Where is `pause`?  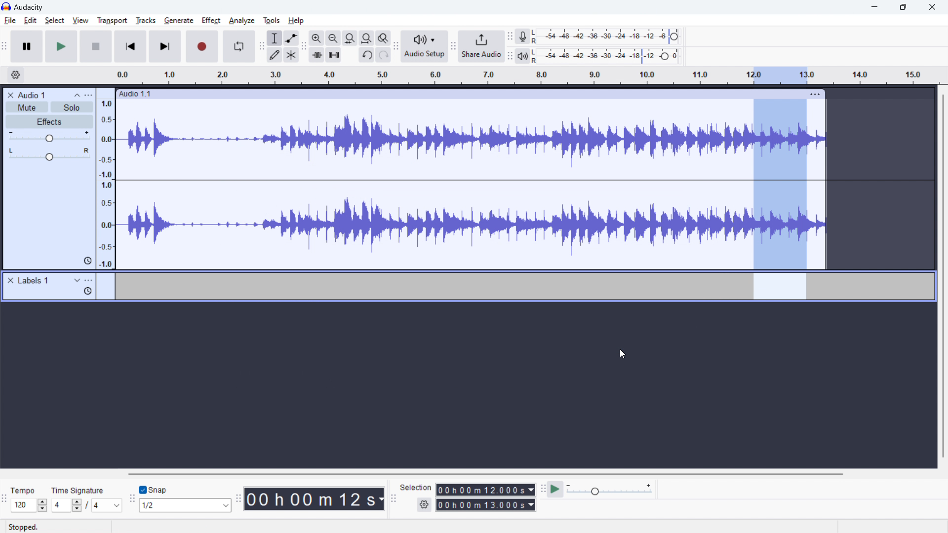 pause is located at coordinates (27, 47).